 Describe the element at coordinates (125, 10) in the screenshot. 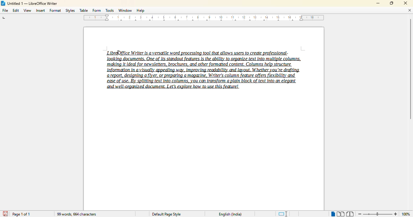

I see `window` at that location.